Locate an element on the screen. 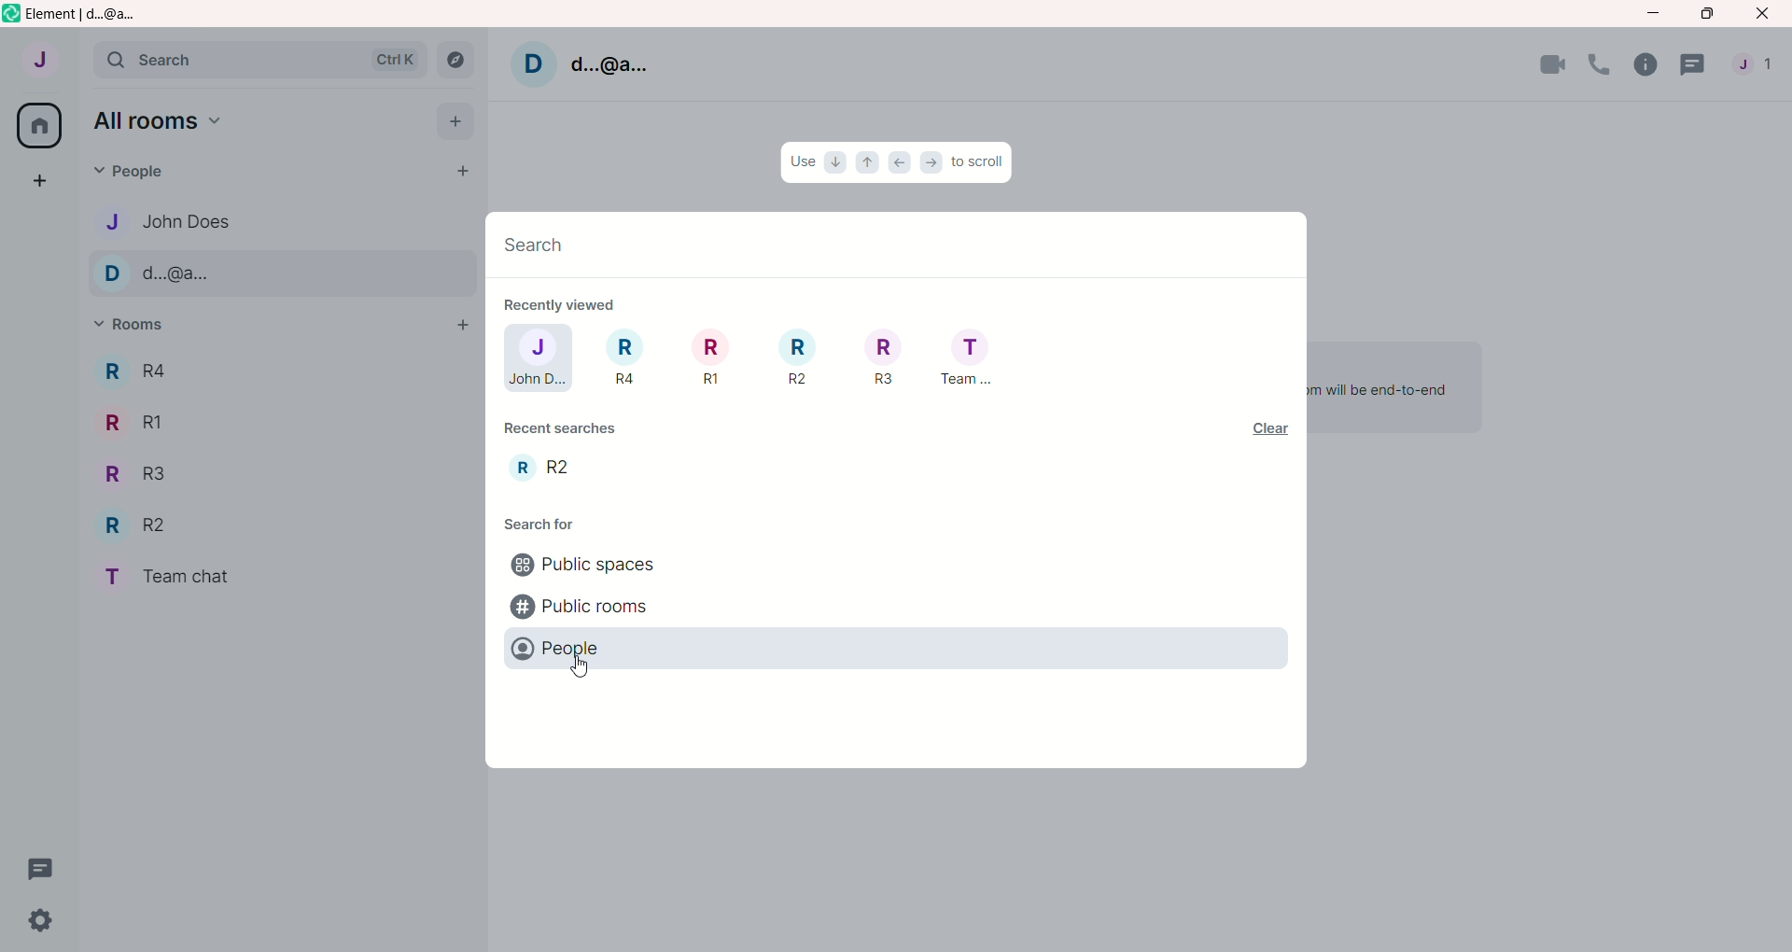 The image size is (1792, 952). d..@a.. is located at coordinates (609, 62).